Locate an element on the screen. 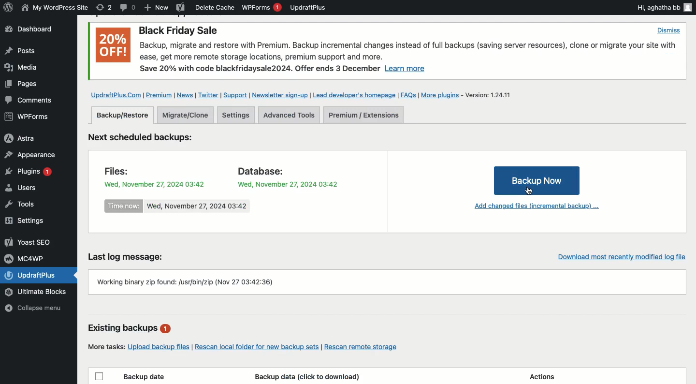 This screenshot has height=384, width=696. Migrate clone is located at coordinates (185, 115).